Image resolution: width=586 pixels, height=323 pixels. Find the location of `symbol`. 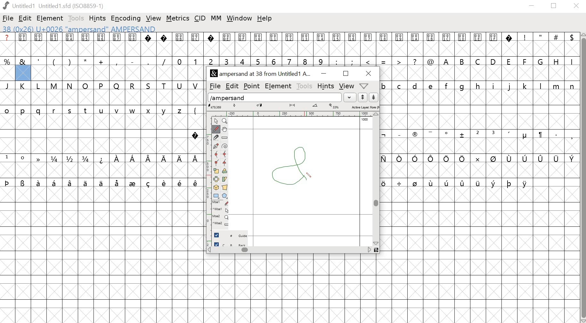

symbol is located at coordinates (39, 183).